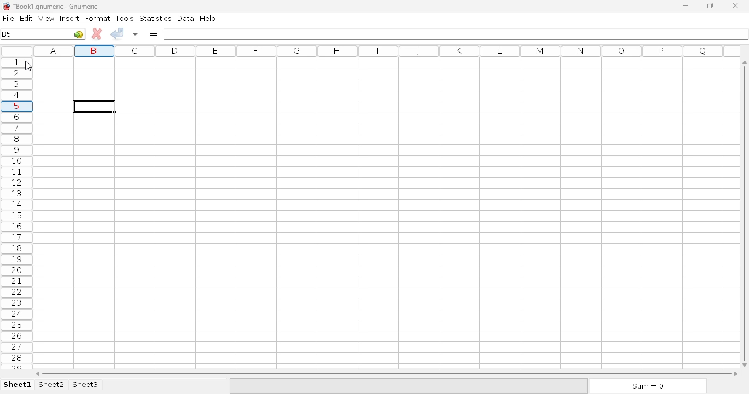 The image size is (749, 394). I want to click on view, so click(47, 18).